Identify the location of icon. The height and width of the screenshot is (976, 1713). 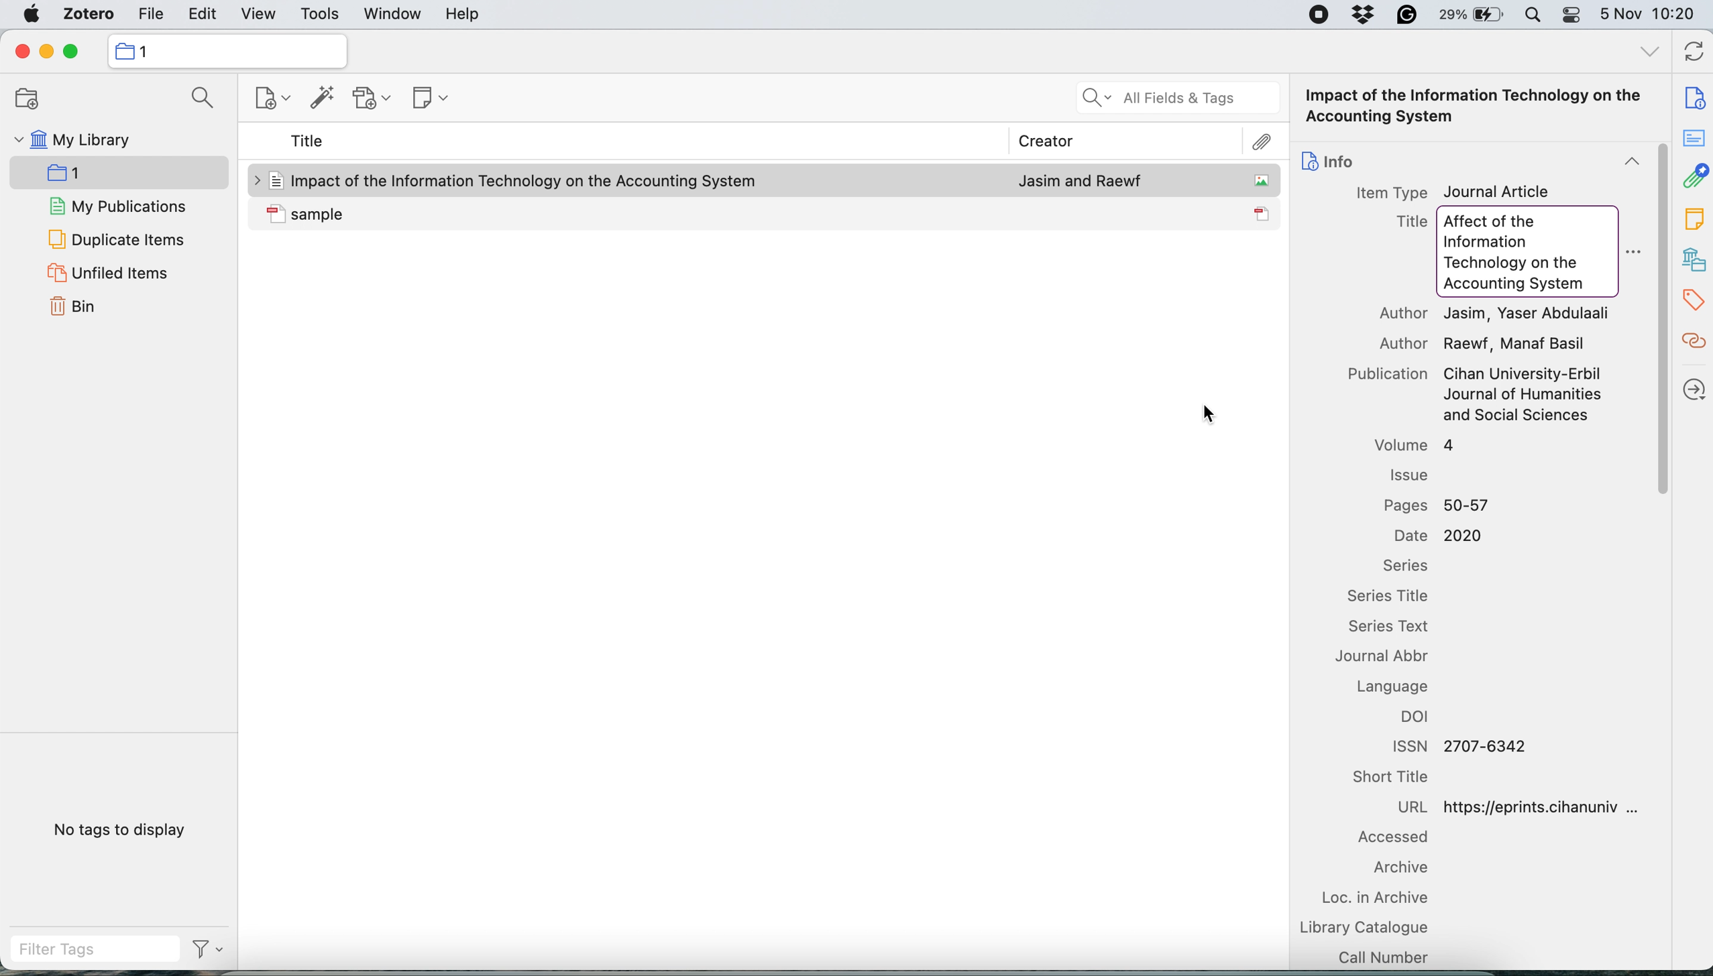
(274, 180).